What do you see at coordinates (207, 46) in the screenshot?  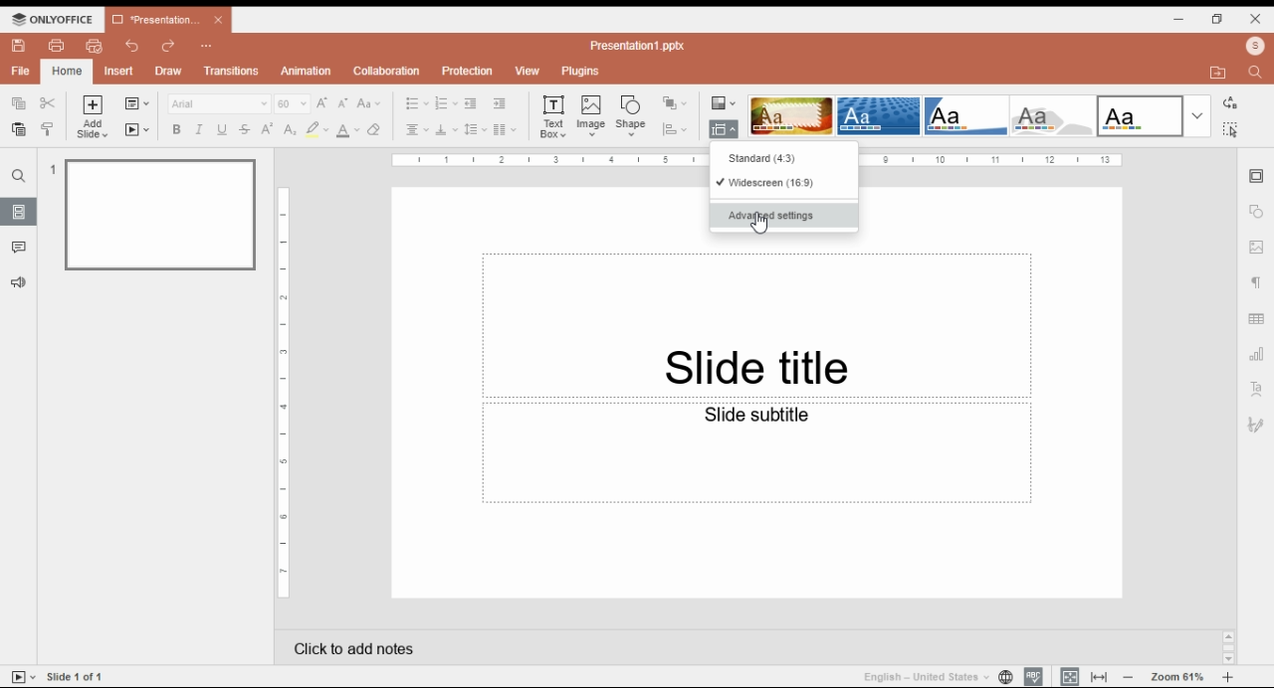 I see `Customize quick access` at bounding box center [207, 46].